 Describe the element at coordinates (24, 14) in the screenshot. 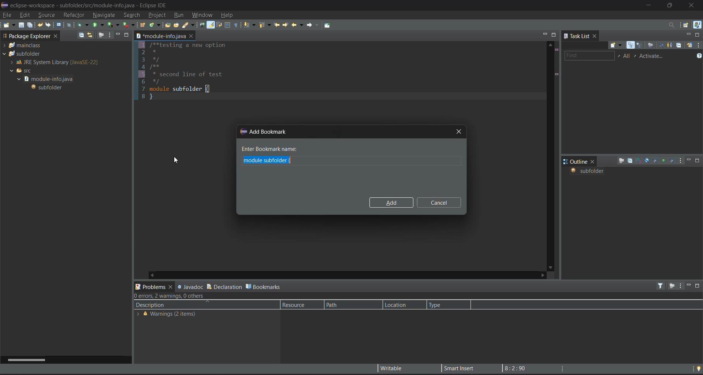

I see `edit` at that location.